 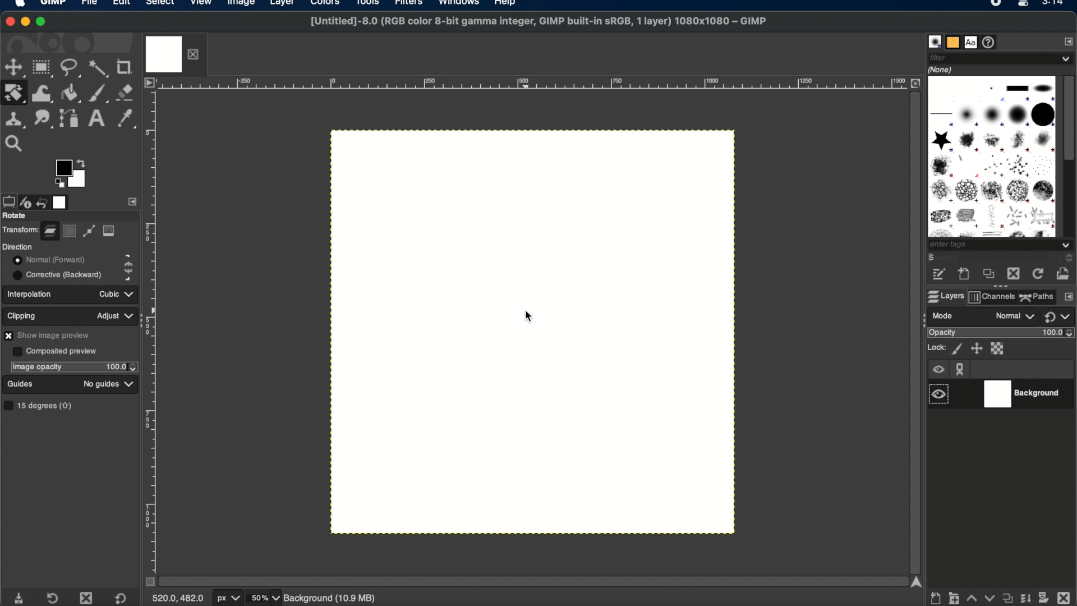 What do you see at coordinates (1013, 274) in the screenshot?
I see `delete this brush` at bounding box center [1013, 274].